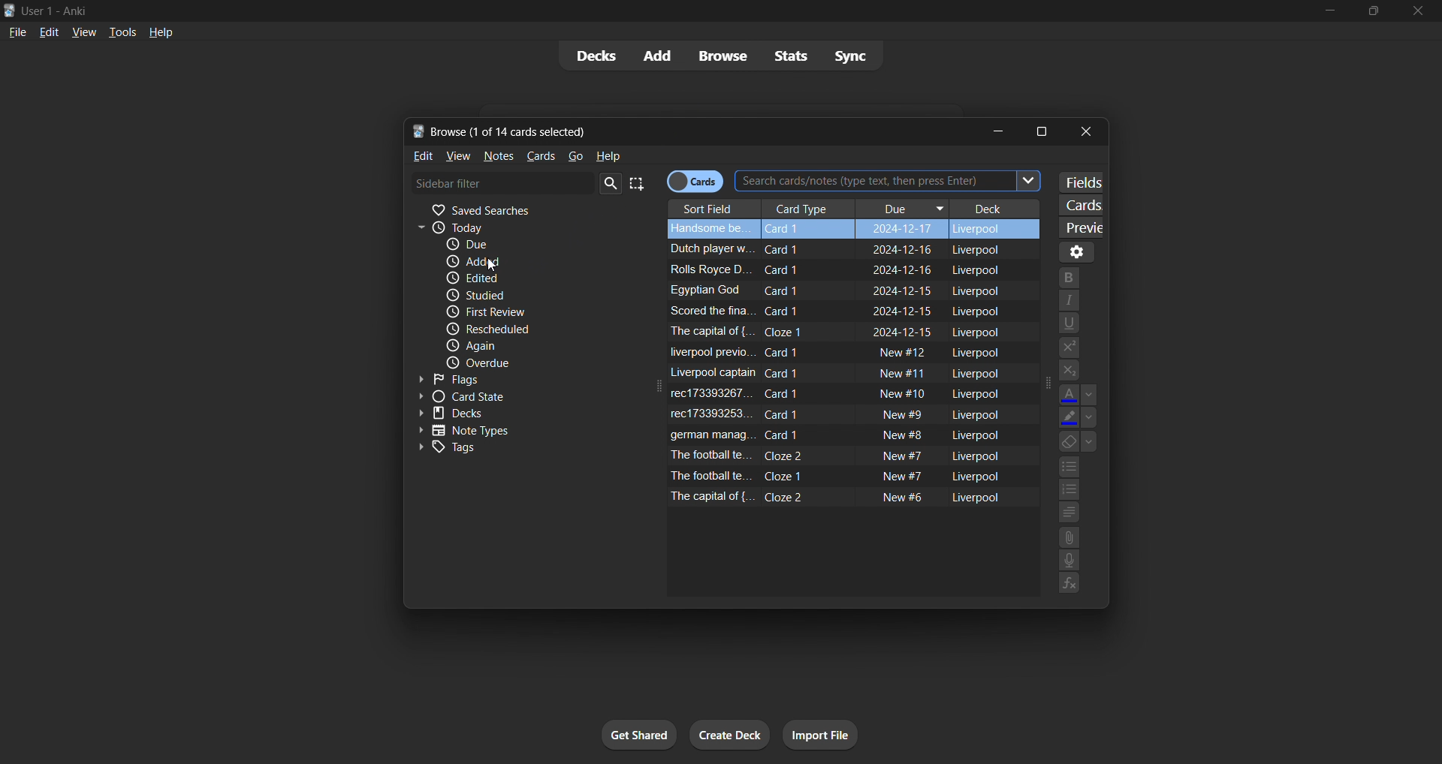 The width and height of the screenshot is (1442, 764). What do you see at coordinates (837, 454) in the screenshot?
I see `The football te... Cloze 2 New #7 Liverpool` at bounding box center [837, 454].